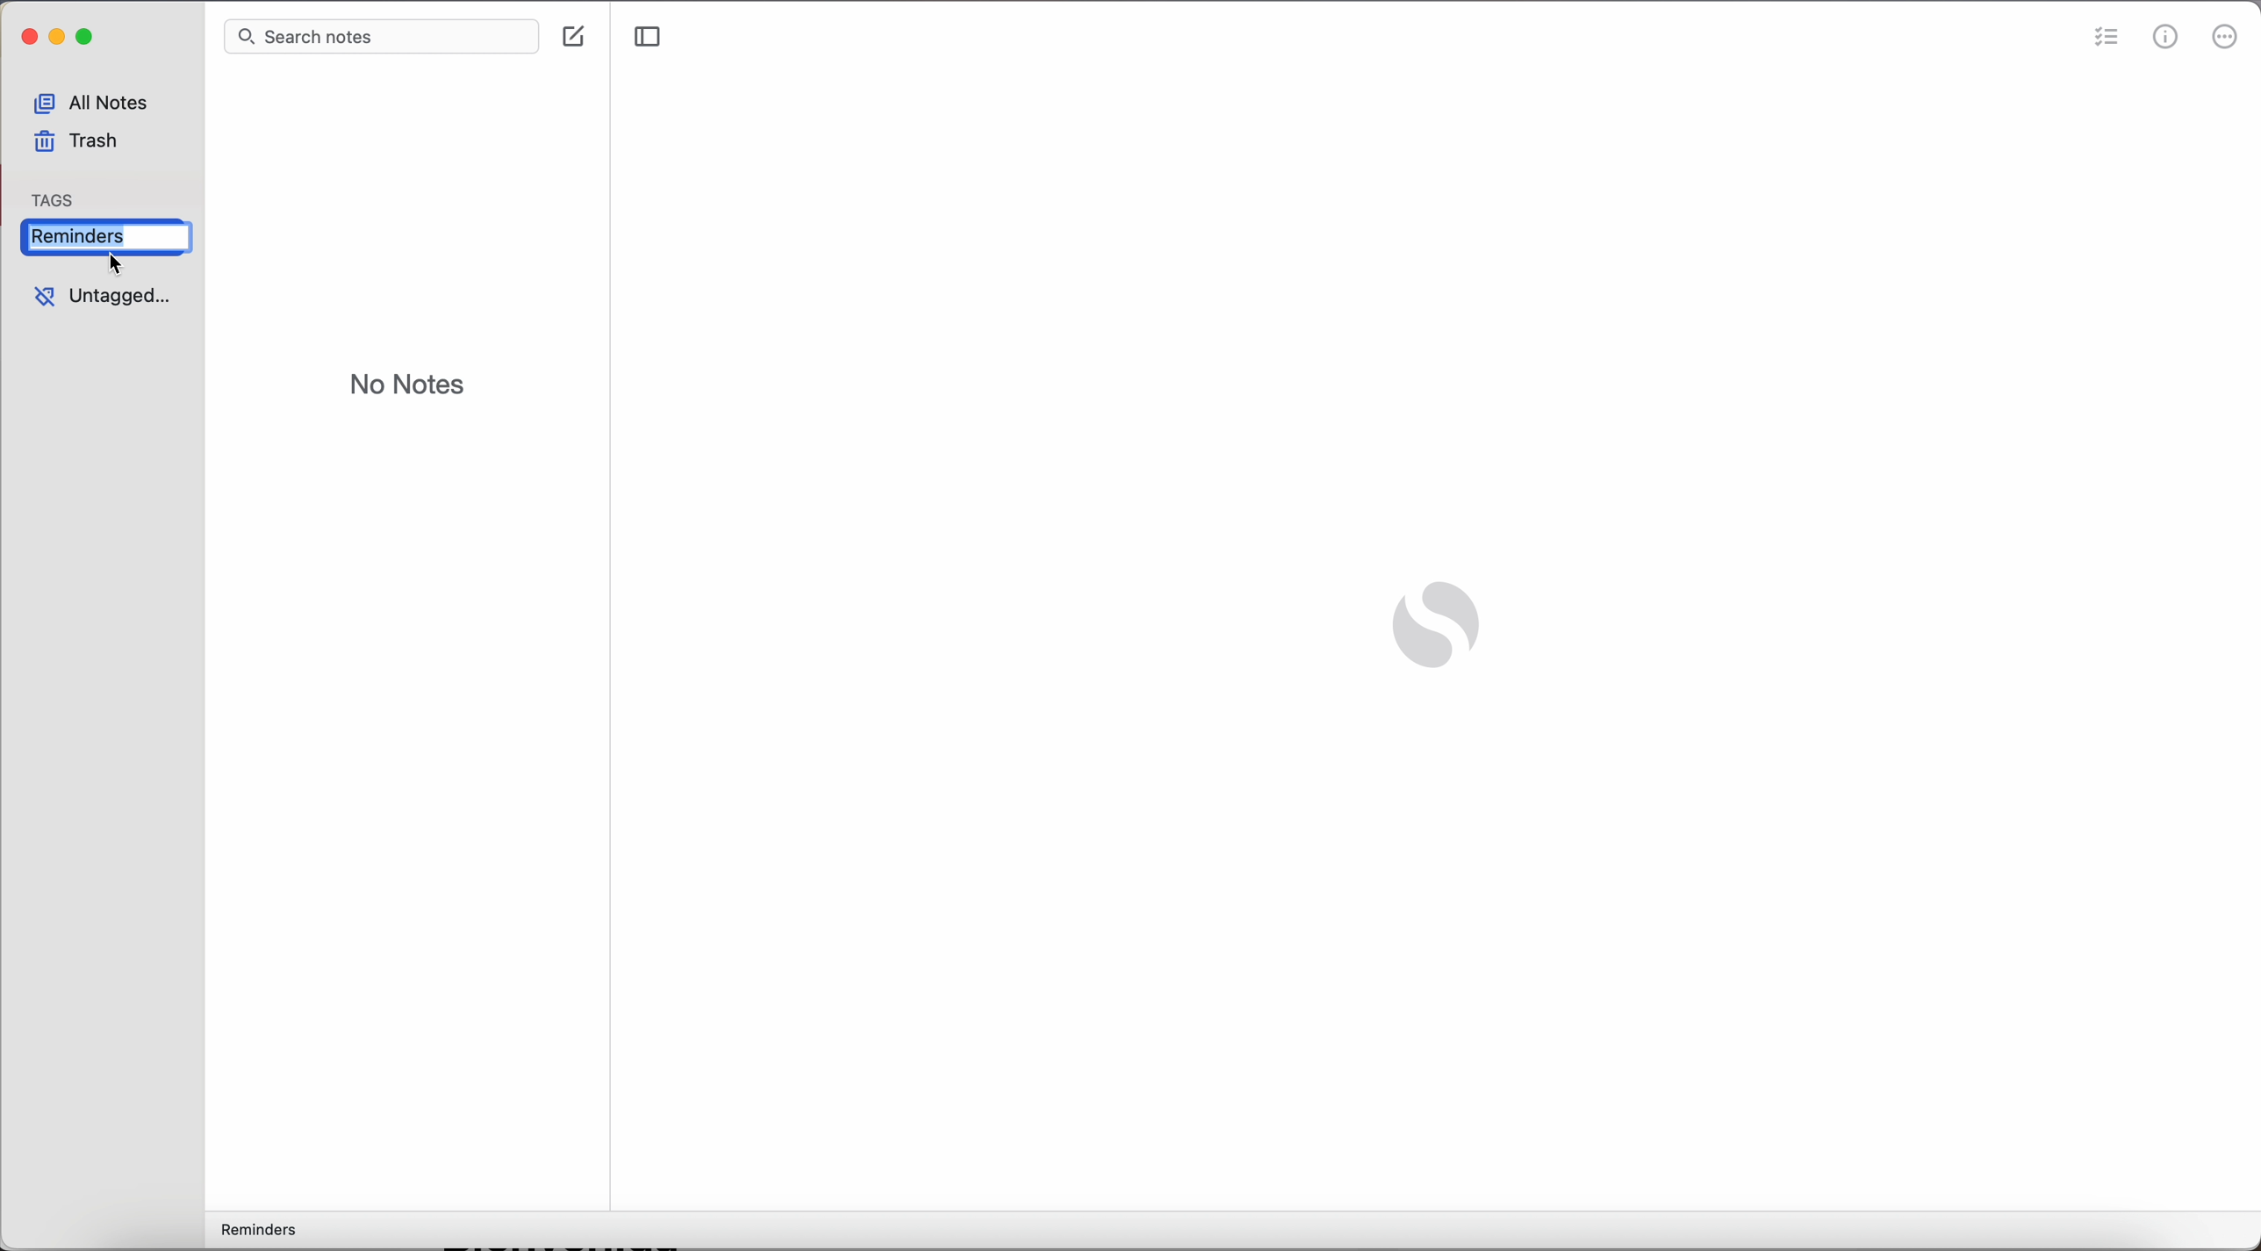  I want to click on more options, so click(2227, 40).